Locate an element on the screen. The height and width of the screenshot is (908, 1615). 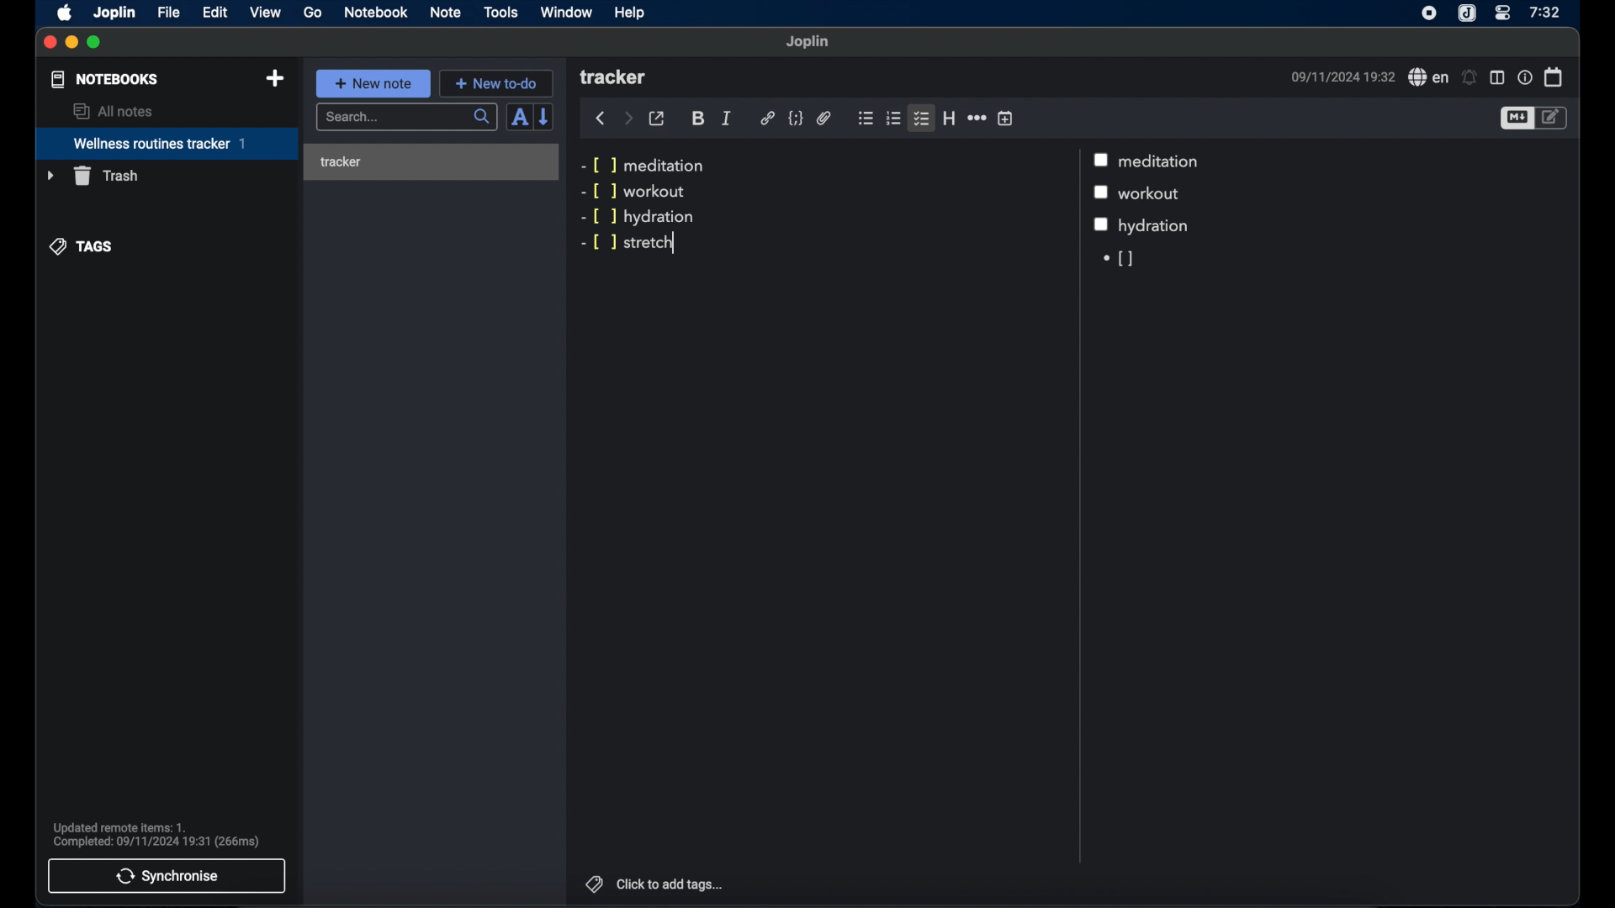
all notes is located at coordinates (112, 111).